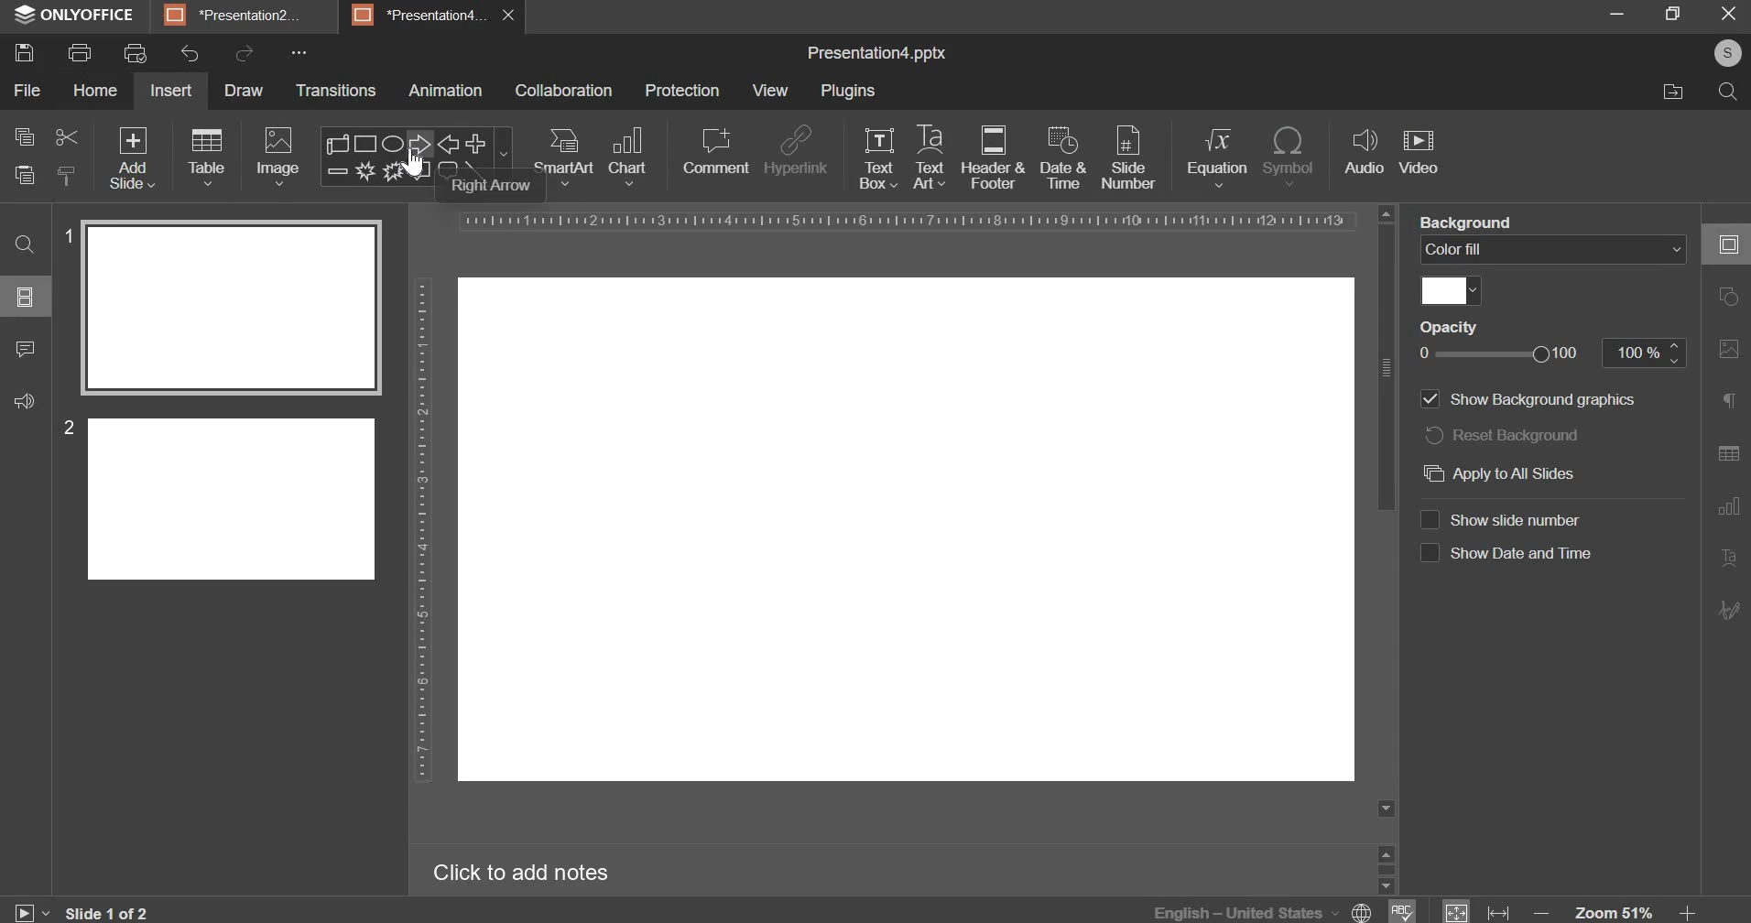 This screenshot has height=923, width=1751. Describe the element at coordinates (1263, 907) in the screenshot. I see `language` at that location.